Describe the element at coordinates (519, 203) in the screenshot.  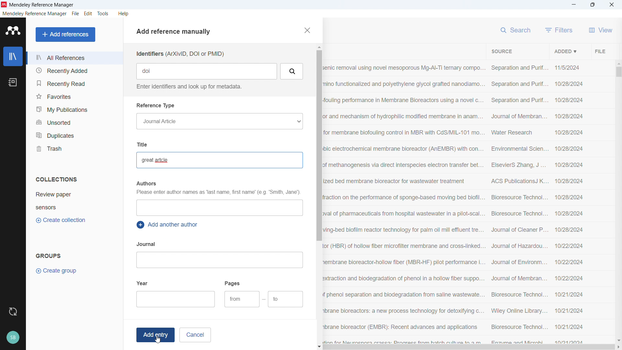
I see `Source of individual entries ` at that location.